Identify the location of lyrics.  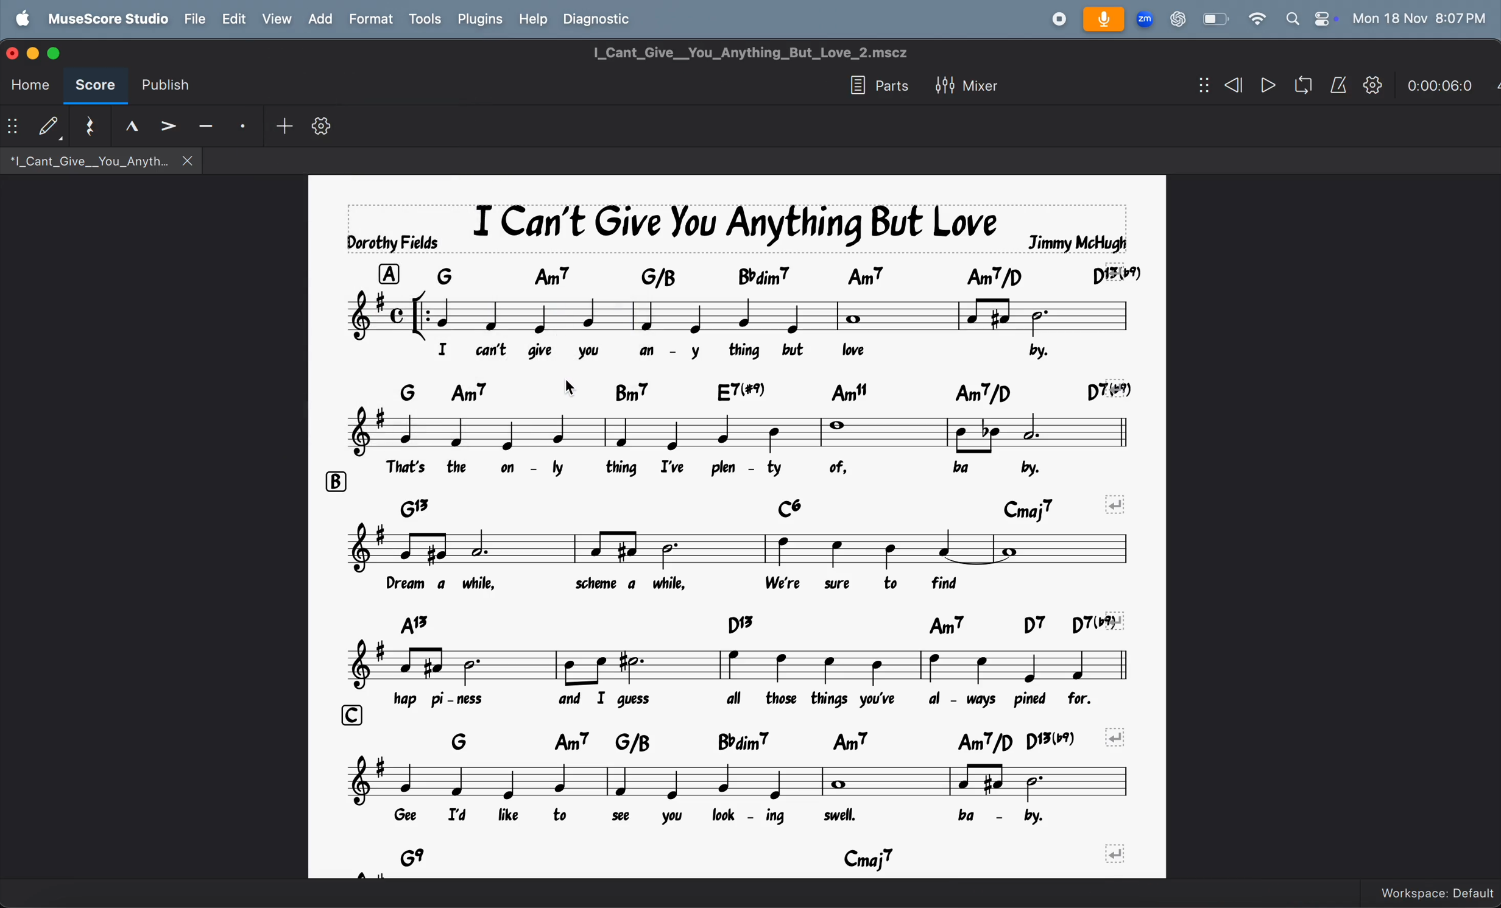
(730, 584).